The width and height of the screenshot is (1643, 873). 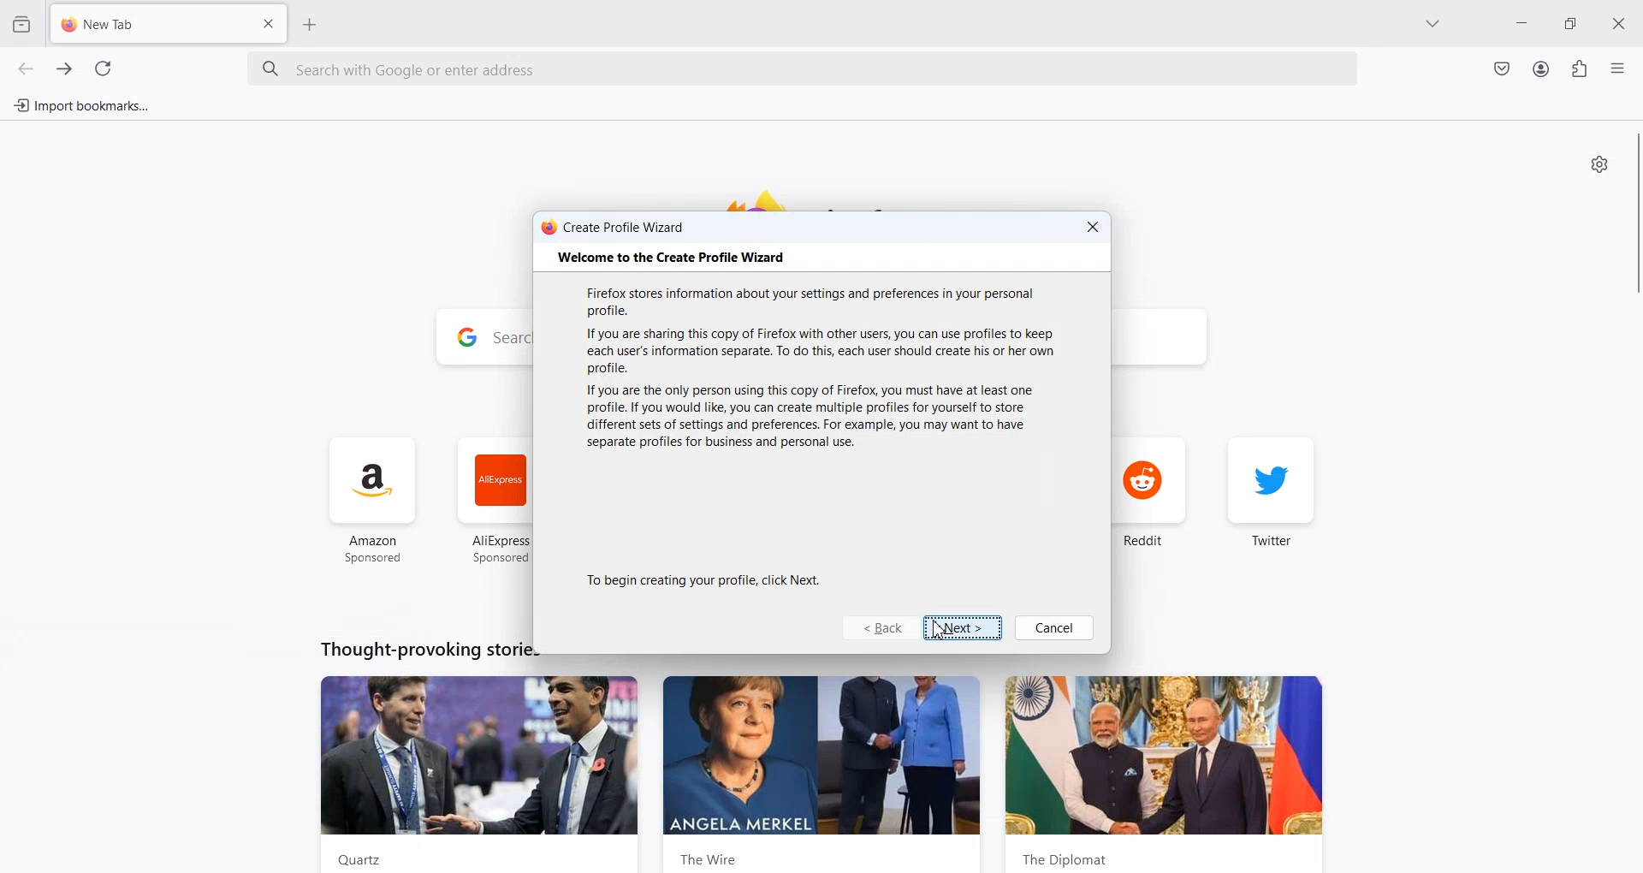 What do you see at coordinates (810, 349) in the screenshot?
I see `If you are sharing this copy of Firefox with other users, you can use profiles to keep each user's information separate. To do this, each user should create his or her own profile.` at bounding box center [810, 349].